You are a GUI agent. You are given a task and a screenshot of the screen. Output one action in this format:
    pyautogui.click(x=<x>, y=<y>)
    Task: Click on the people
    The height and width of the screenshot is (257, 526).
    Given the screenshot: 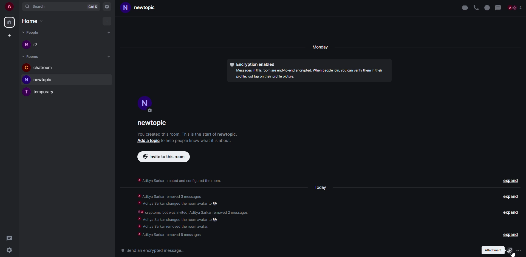 What is the action you would take?
    pyautogui.click(x=34, y=45)
    